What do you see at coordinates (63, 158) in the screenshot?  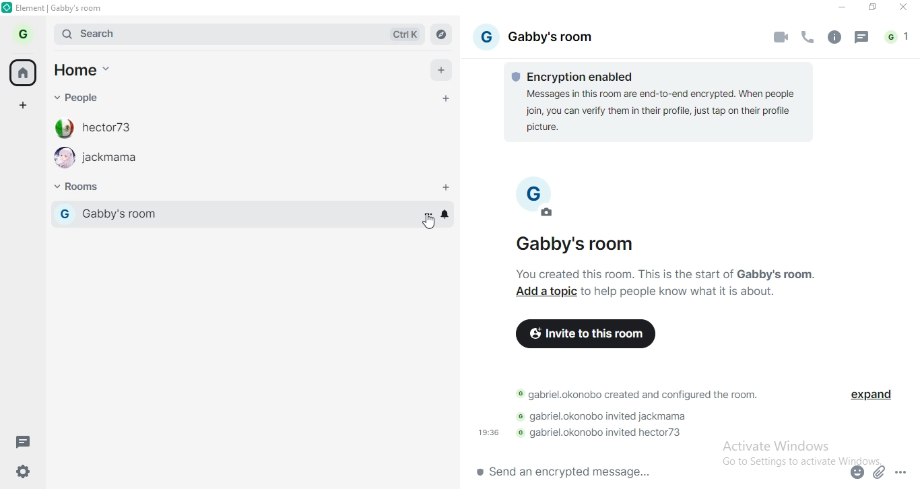 I see `profile image` at bounding box center [63, 158].